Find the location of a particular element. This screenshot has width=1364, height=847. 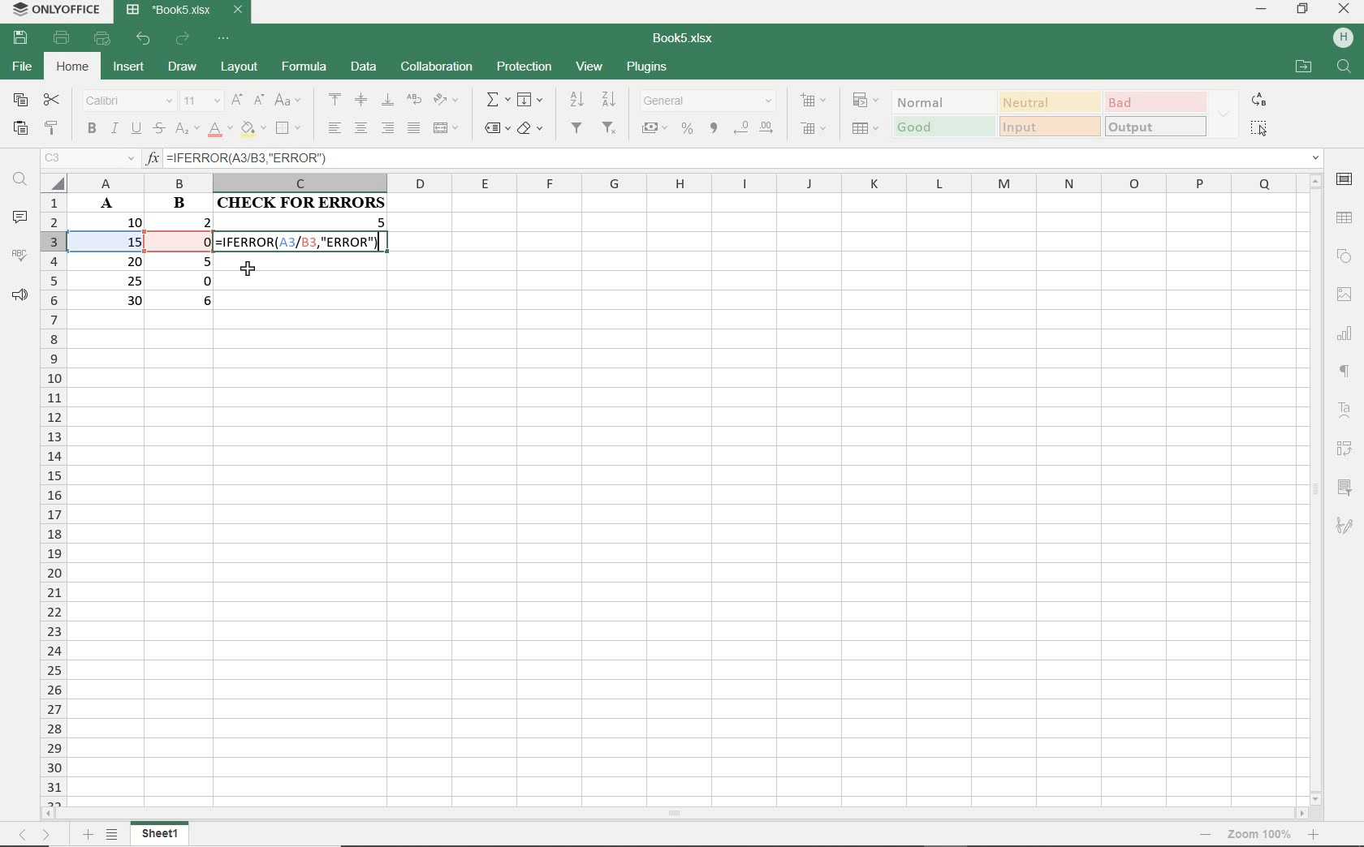

COPY is located at coordinates (19, 101).